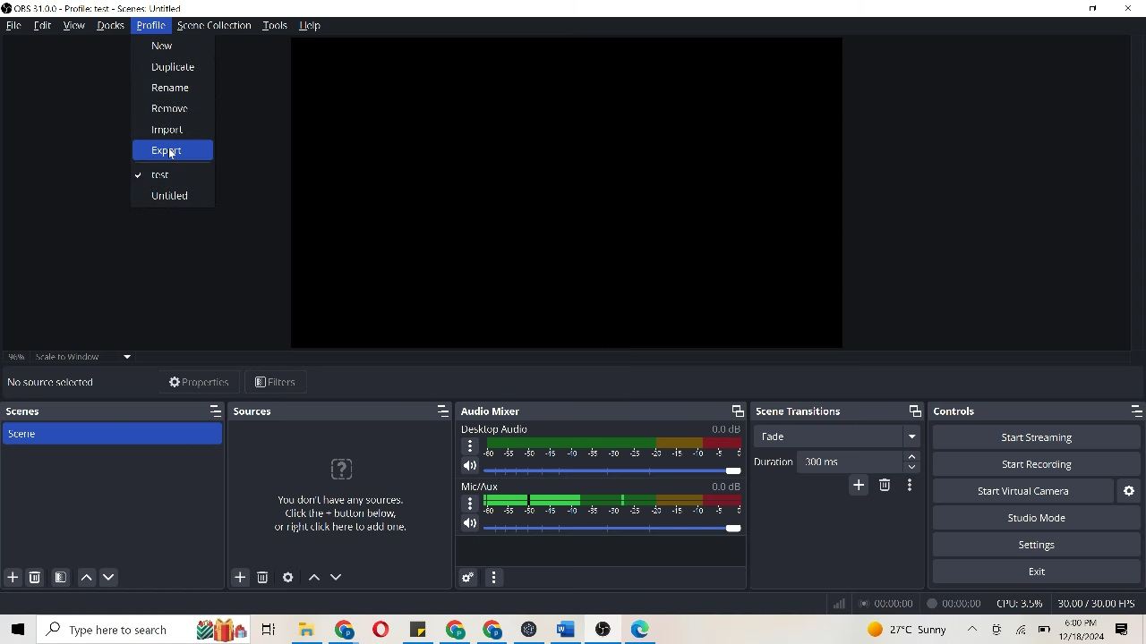 Image resolution: width=1146 pixels, height=644 pixels. I want to click on chrome icon, so click(477, 630).